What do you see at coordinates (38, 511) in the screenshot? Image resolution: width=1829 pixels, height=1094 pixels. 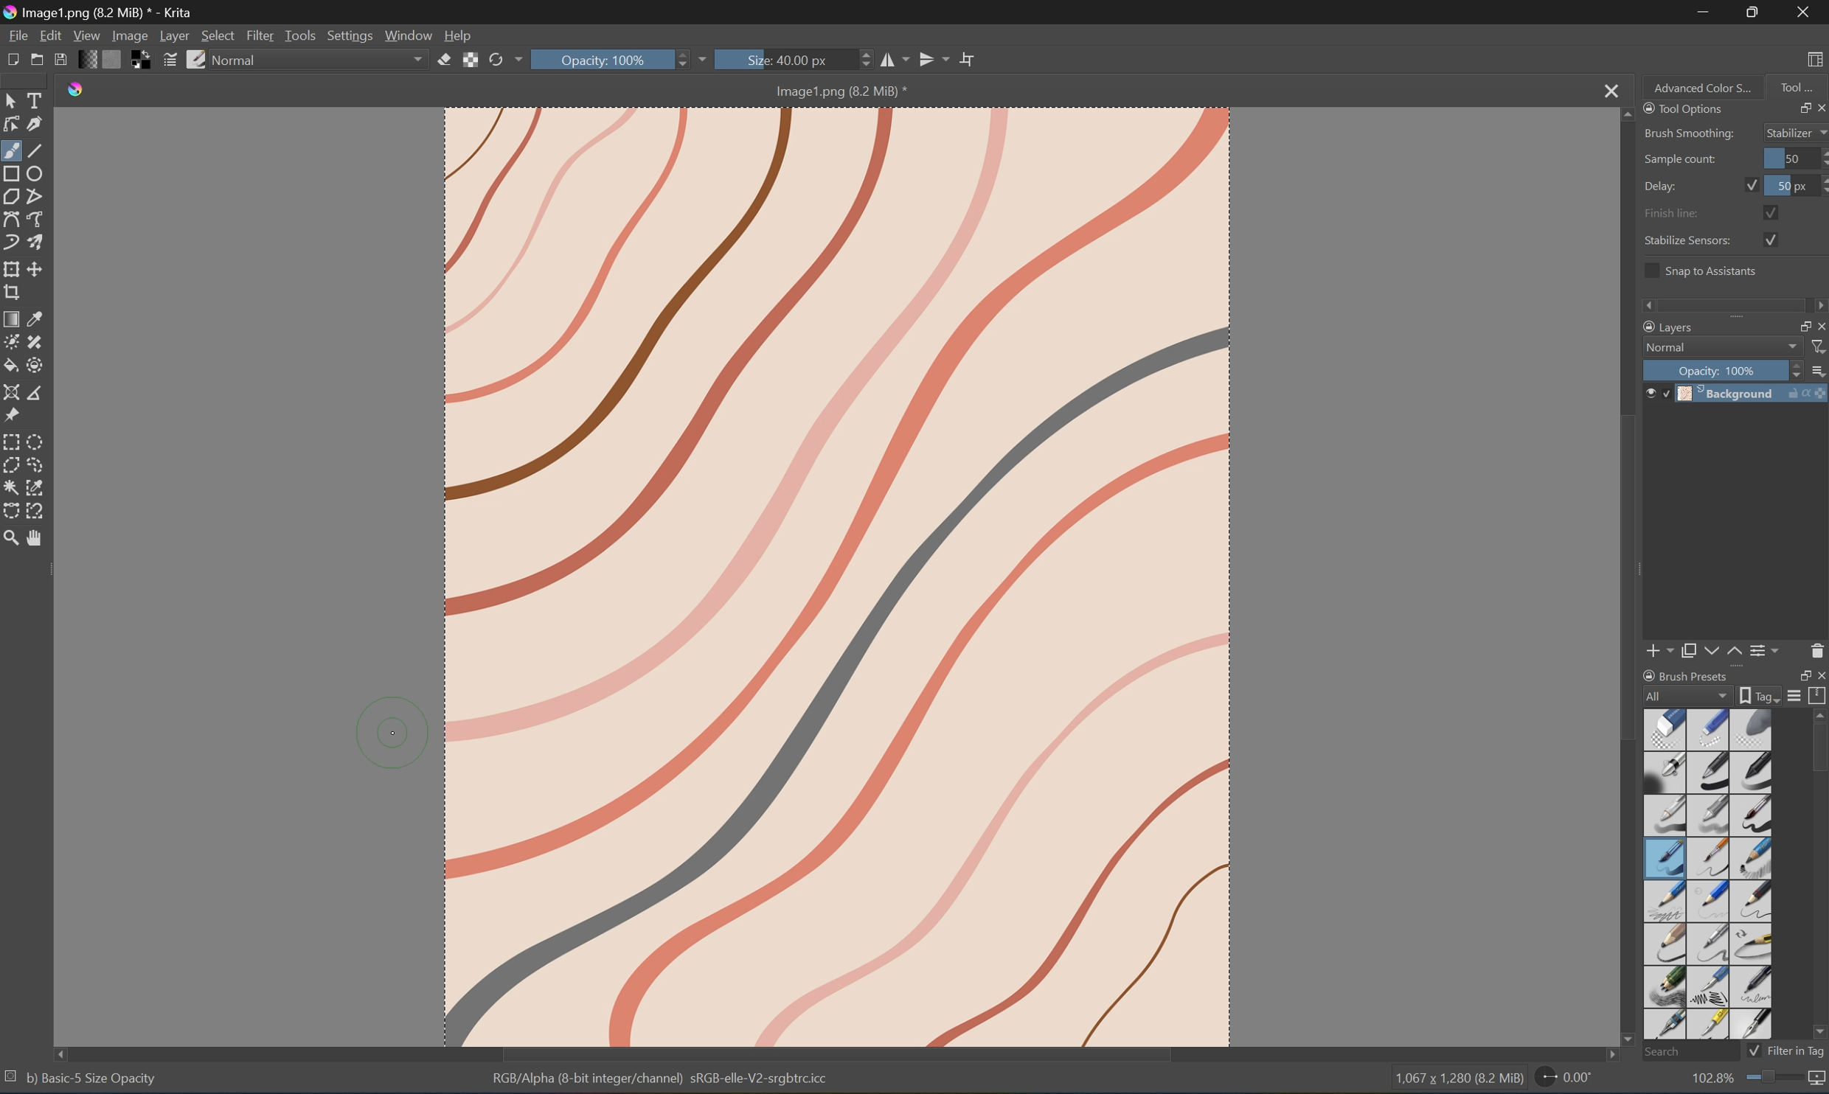 I see `Magnetic curve selection tool` at bounding box center [38, 511].